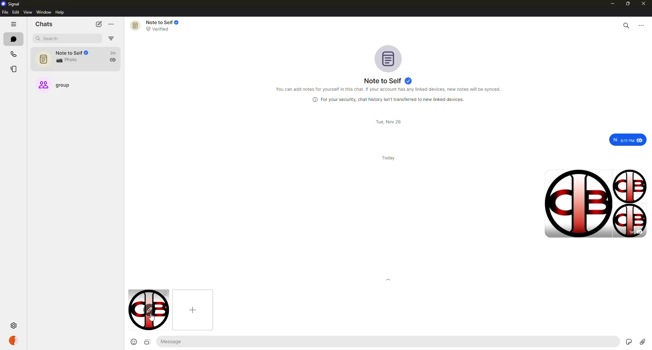 This screenshot has height=350, width=652. What do you see at coordinates (628, 341) in the screenshot?
I see `stickers` at bounding box center [628, 341].